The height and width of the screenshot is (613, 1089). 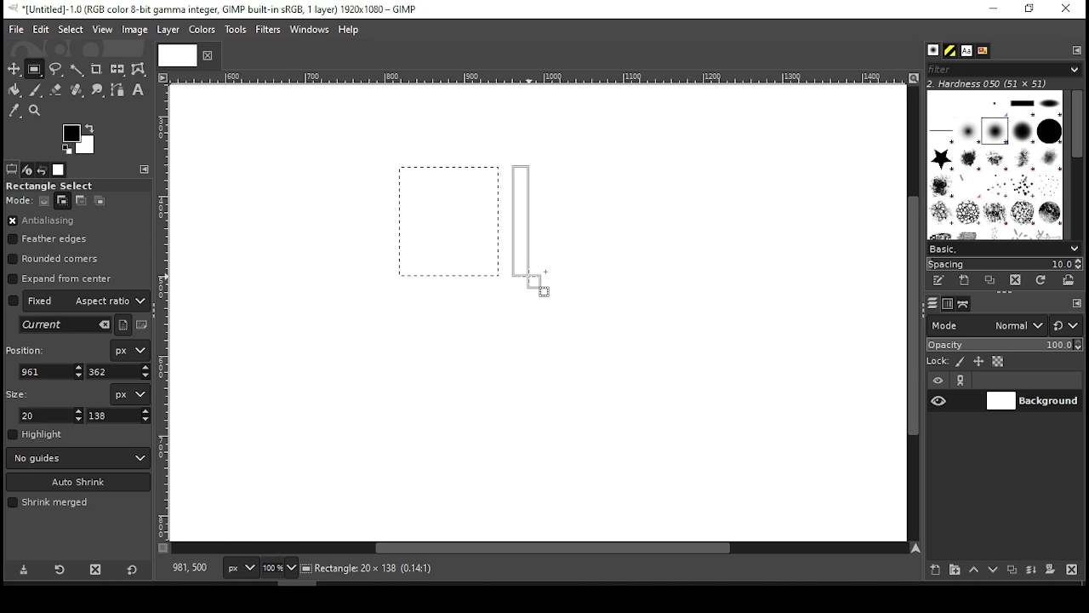 I want to click on height, so click(x=119, y=415).